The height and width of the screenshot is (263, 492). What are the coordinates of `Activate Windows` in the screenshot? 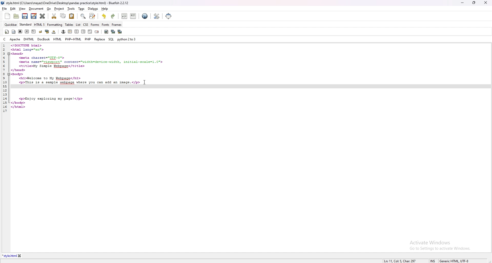 It's located at (430, 243).